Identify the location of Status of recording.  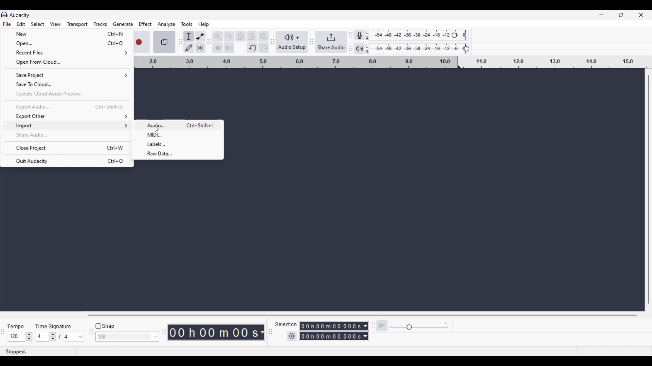
(32, 351).